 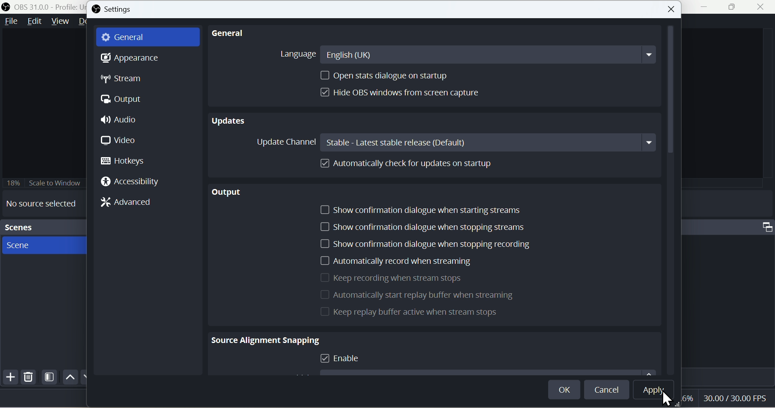 I want to click on close, so click(x=670, y=8).